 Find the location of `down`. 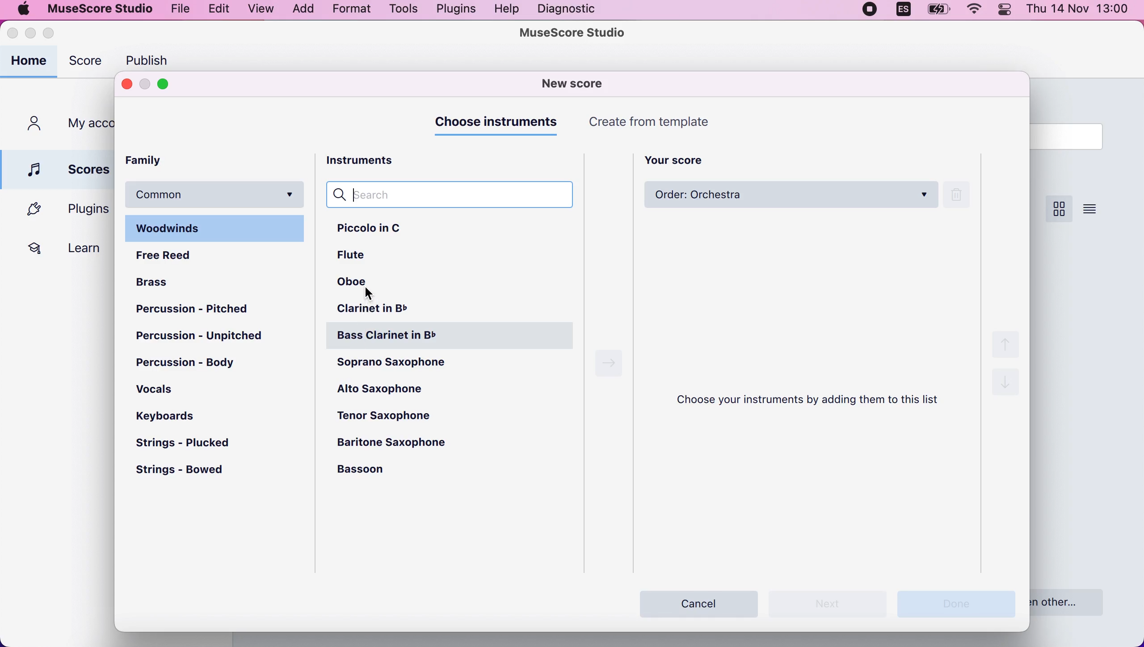

down is located at coordinates (1007, 387).